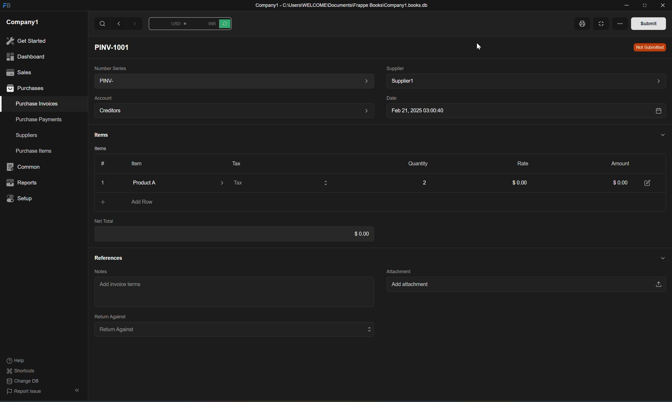 The width and height of the screenshot is (672, 402). Describe the element at coordinates (648, 182) in the screenshot. I see `Edit` at that location.